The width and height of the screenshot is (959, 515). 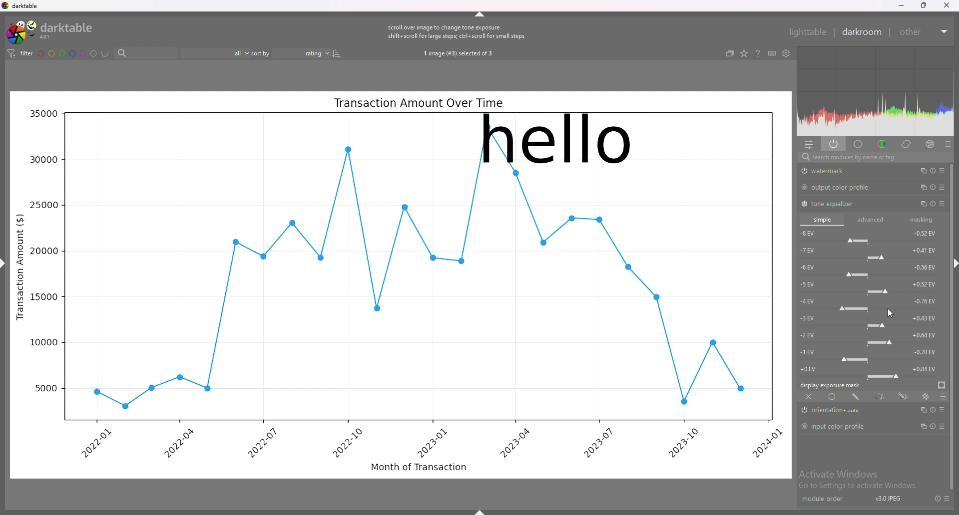 What do you see at coordinates (871, 220) in the screenshot?
I see `advanced` at bounding box center [871, 220].